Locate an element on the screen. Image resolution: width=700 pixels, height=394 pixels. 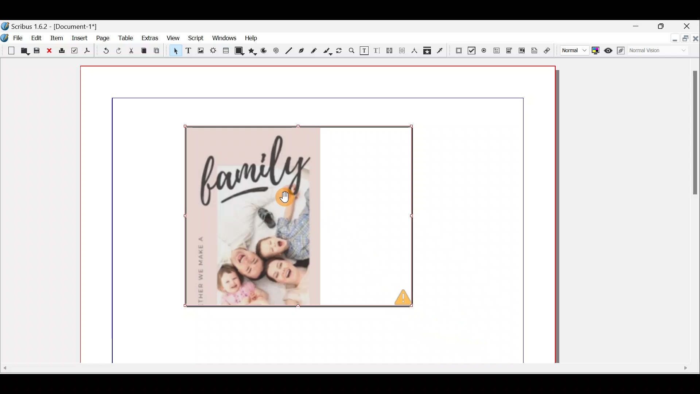
Document name is located at coordinates (53, 24).